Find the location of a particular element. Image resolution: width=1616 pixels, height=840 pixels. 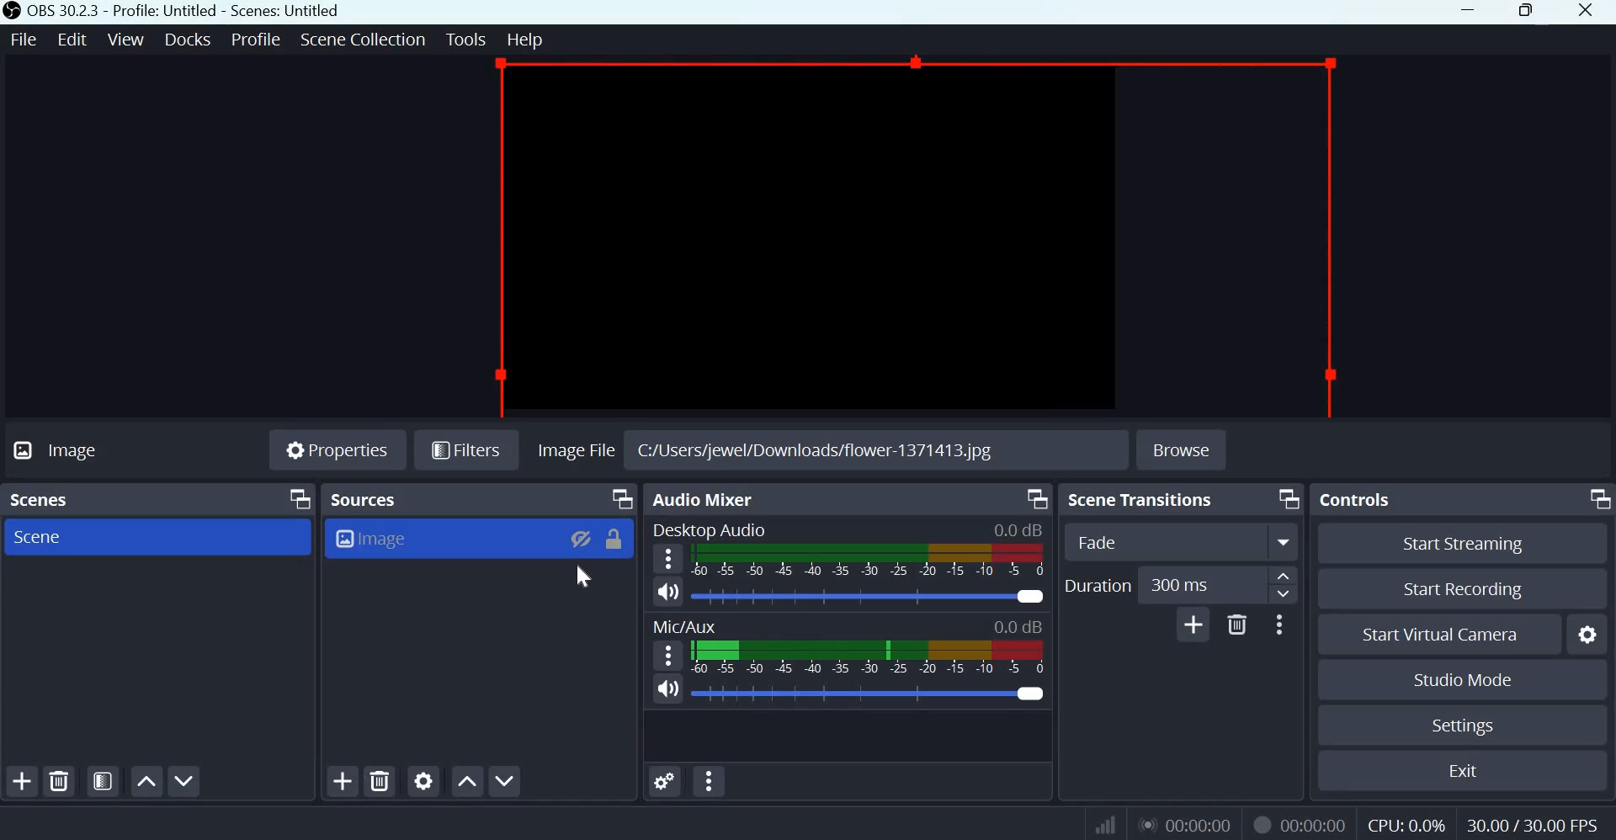

Add source(s) is located at coordinates (341, 783).